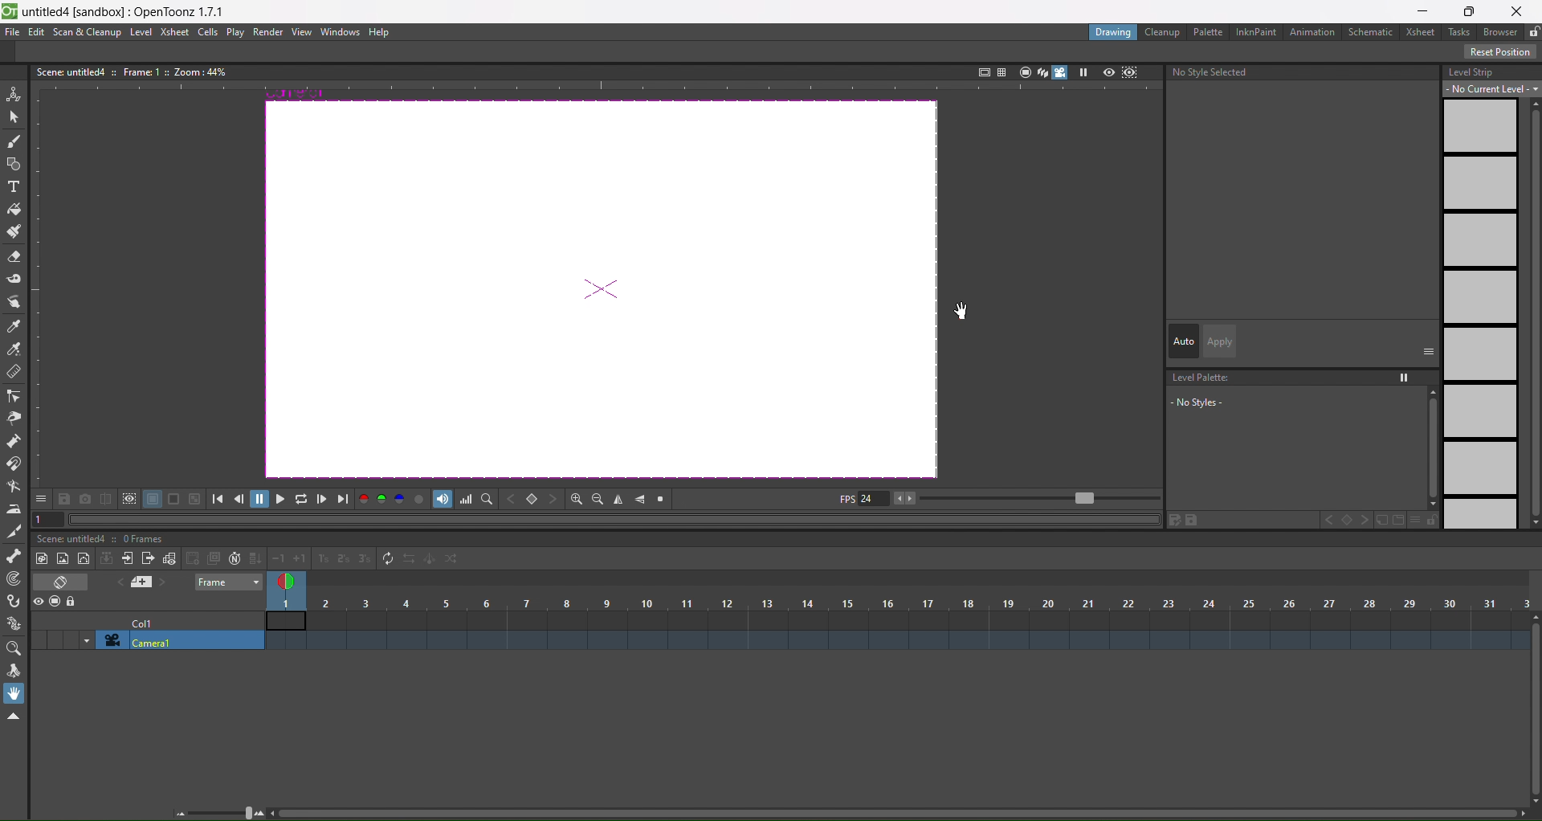 This screenshot has width=1542, height=821. I want to click on play, so click(235, 33).